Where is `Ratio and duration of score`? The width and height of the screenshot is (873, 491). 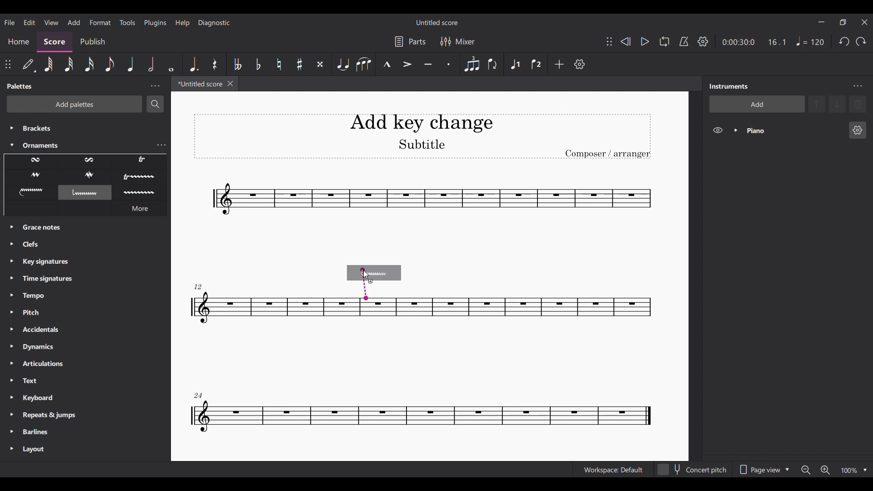 Ratio and duration of score is located at coordinates (754, 42).